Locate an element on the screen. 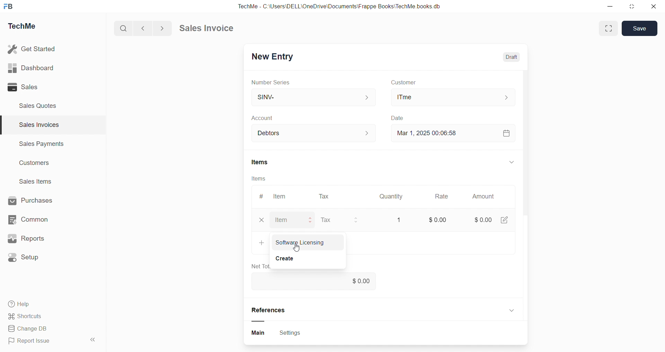 Image resolution: width=665 pixels, height=352 pixels. Sales Payments is located at coordinates (38, 145).